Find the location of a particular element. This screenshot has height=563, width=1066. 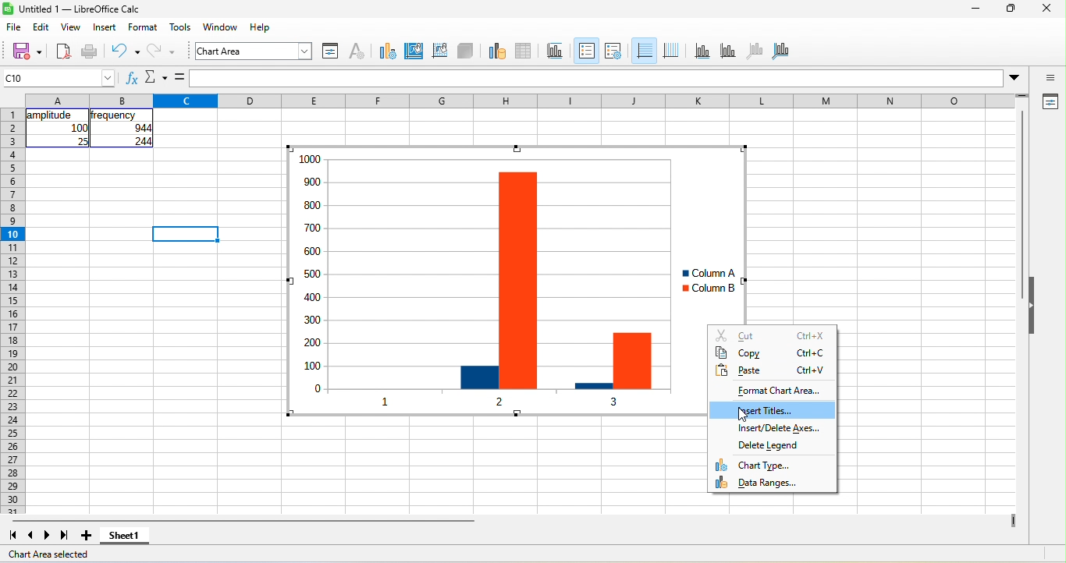

044 is located at coordinates (143, 128).